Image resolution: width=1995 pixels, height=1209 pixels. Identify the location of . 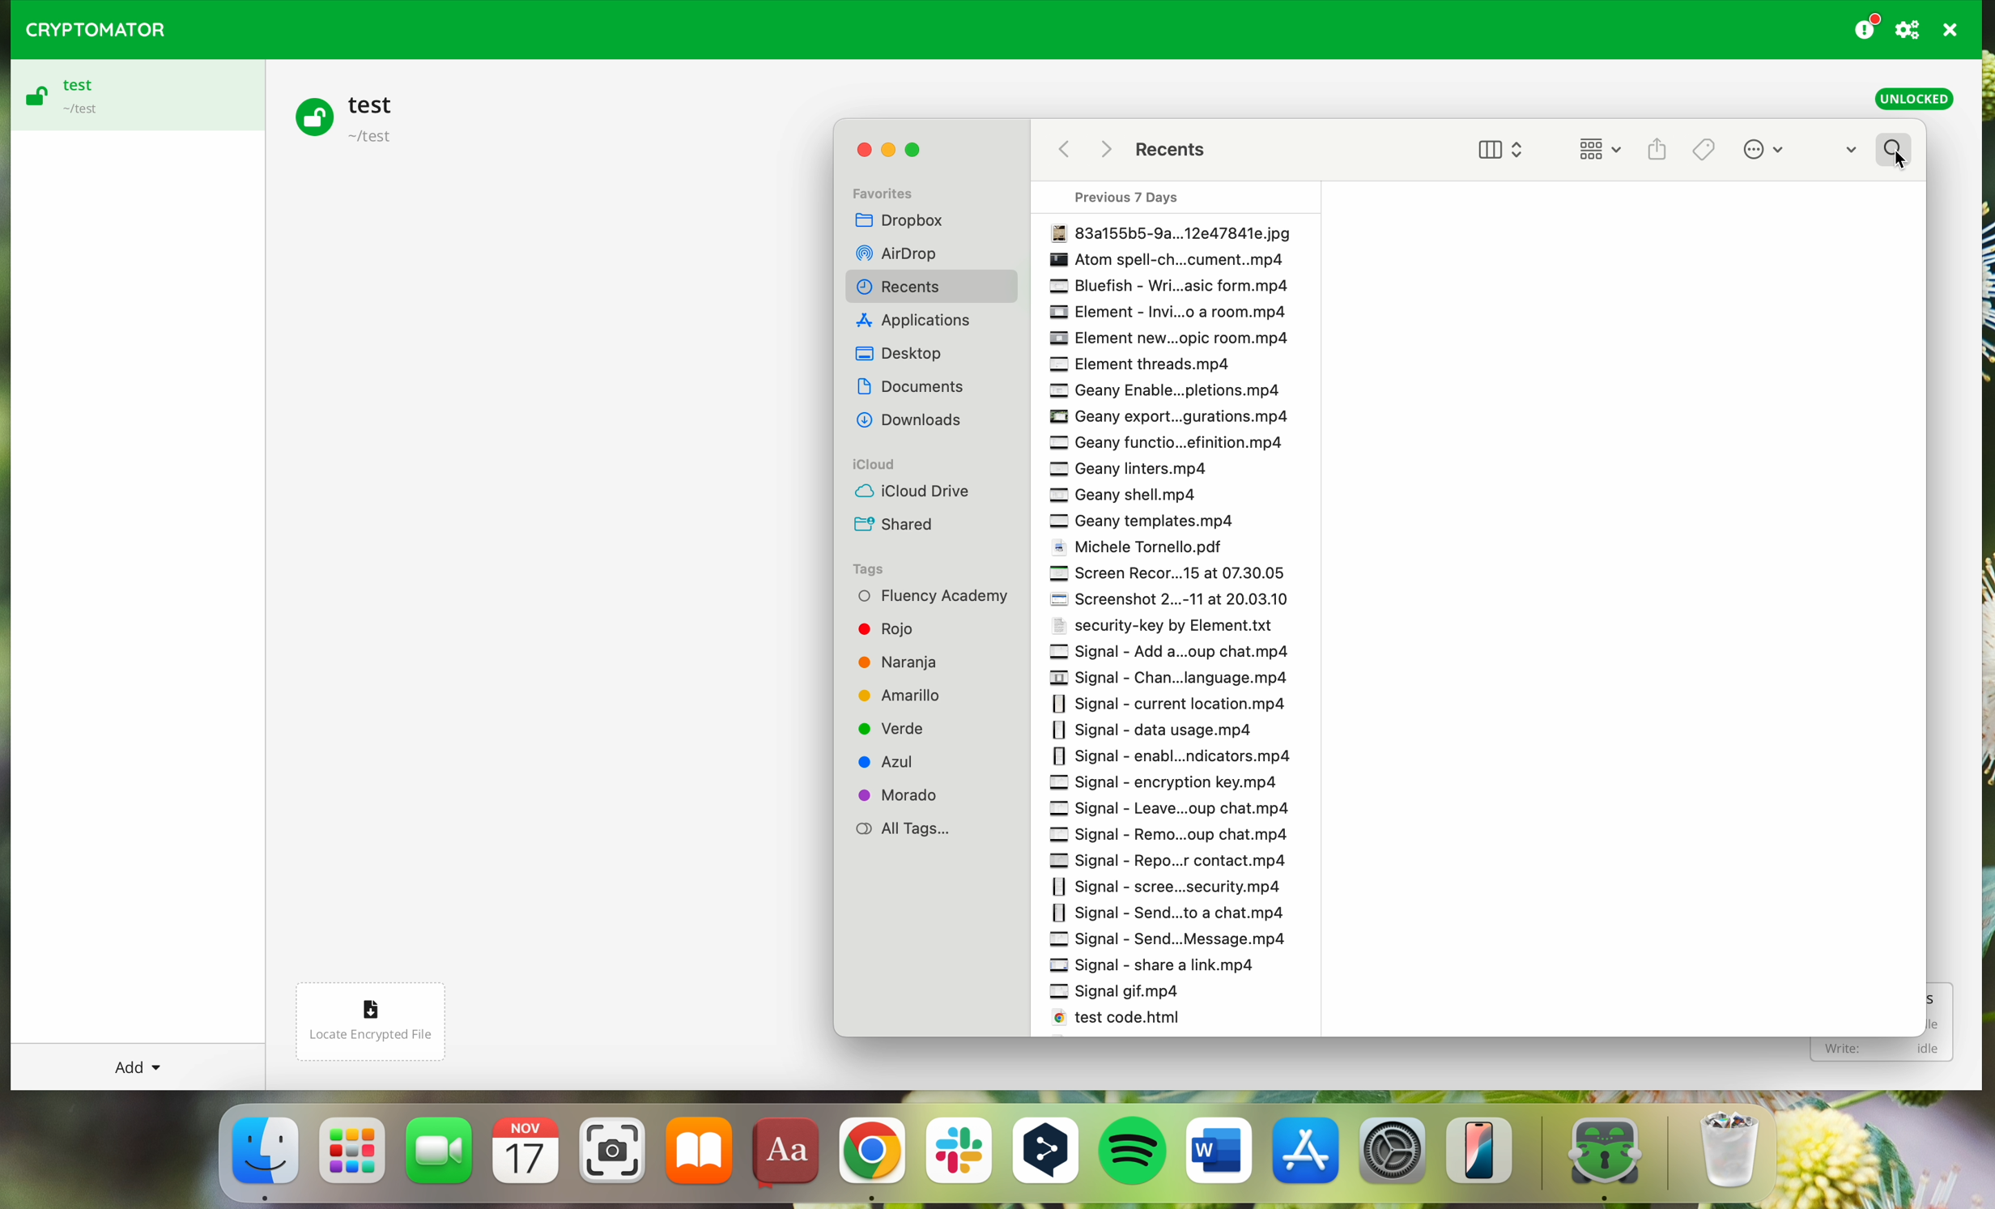
(923, 321).